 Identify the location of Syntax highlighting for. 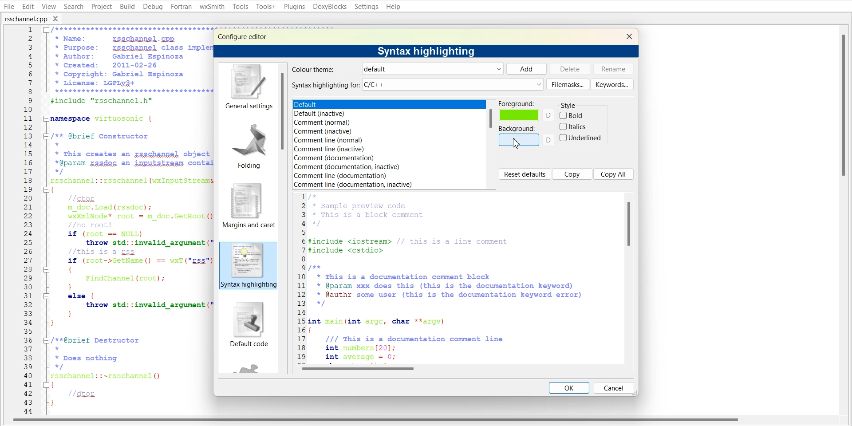
(417, 85).